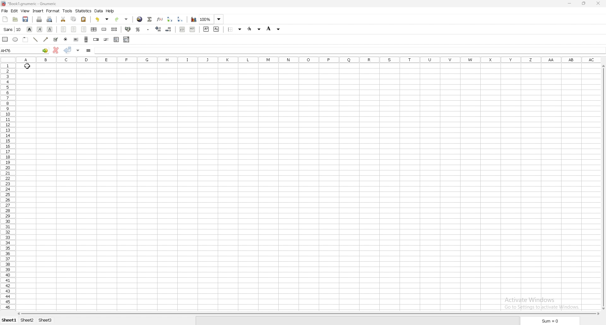  I want to click on redo, so click(121, 19).